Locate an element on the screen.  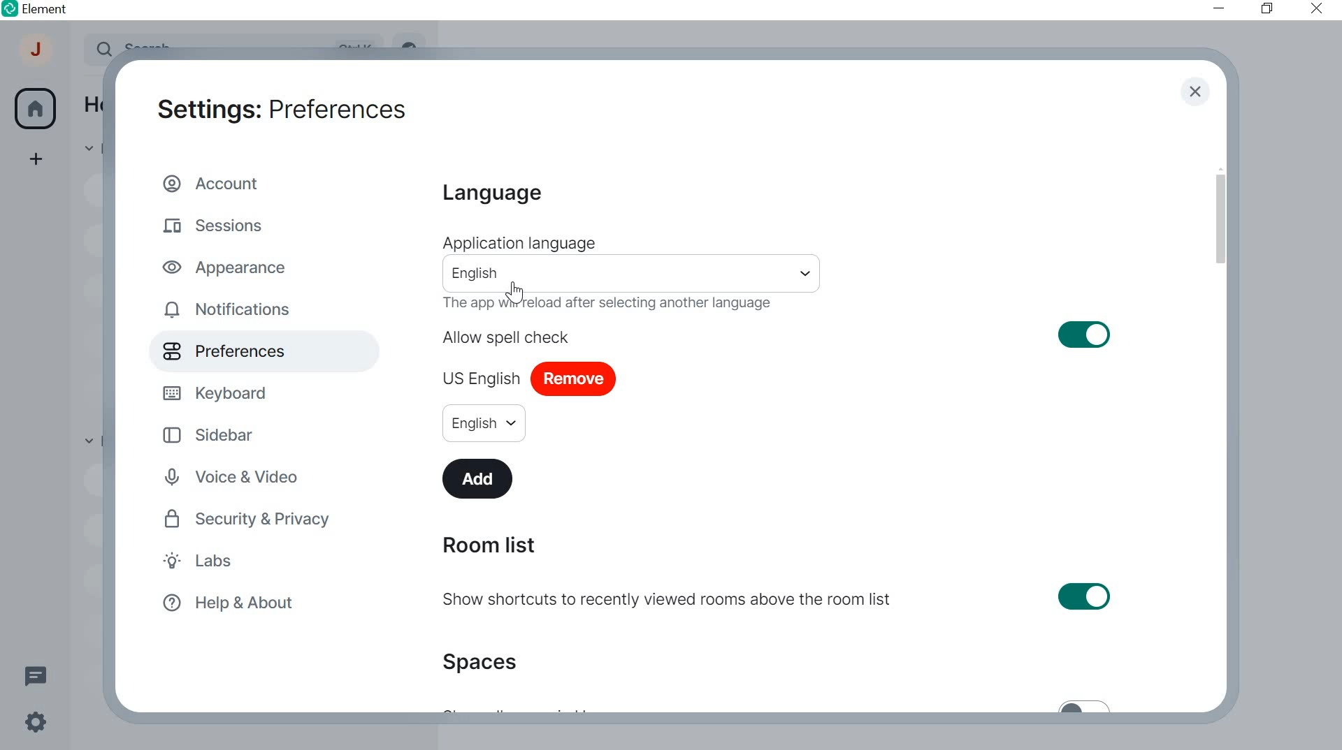
CURSOR is located at coordinates (516, 293).